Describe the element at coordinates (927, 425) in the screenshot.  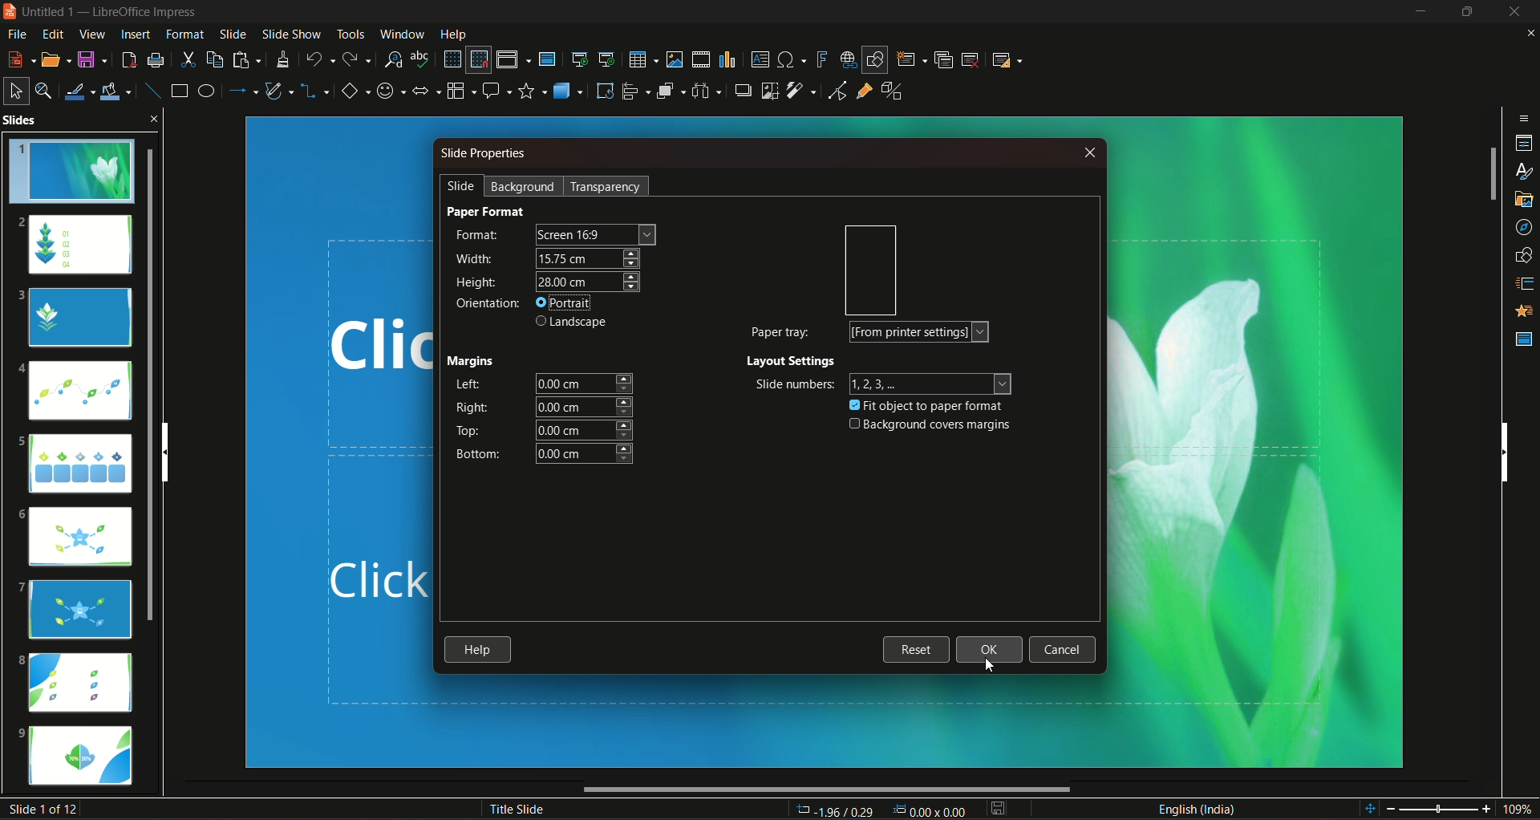
I see `background covers margins` at that location.